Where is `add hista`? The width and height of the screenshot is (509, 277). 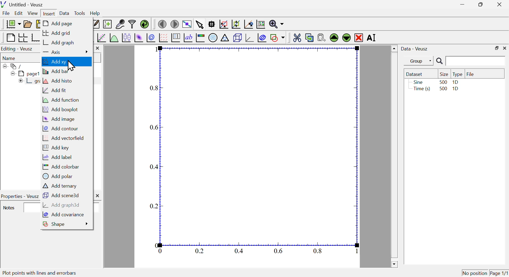
add hista is located at coordinates (59, 81).